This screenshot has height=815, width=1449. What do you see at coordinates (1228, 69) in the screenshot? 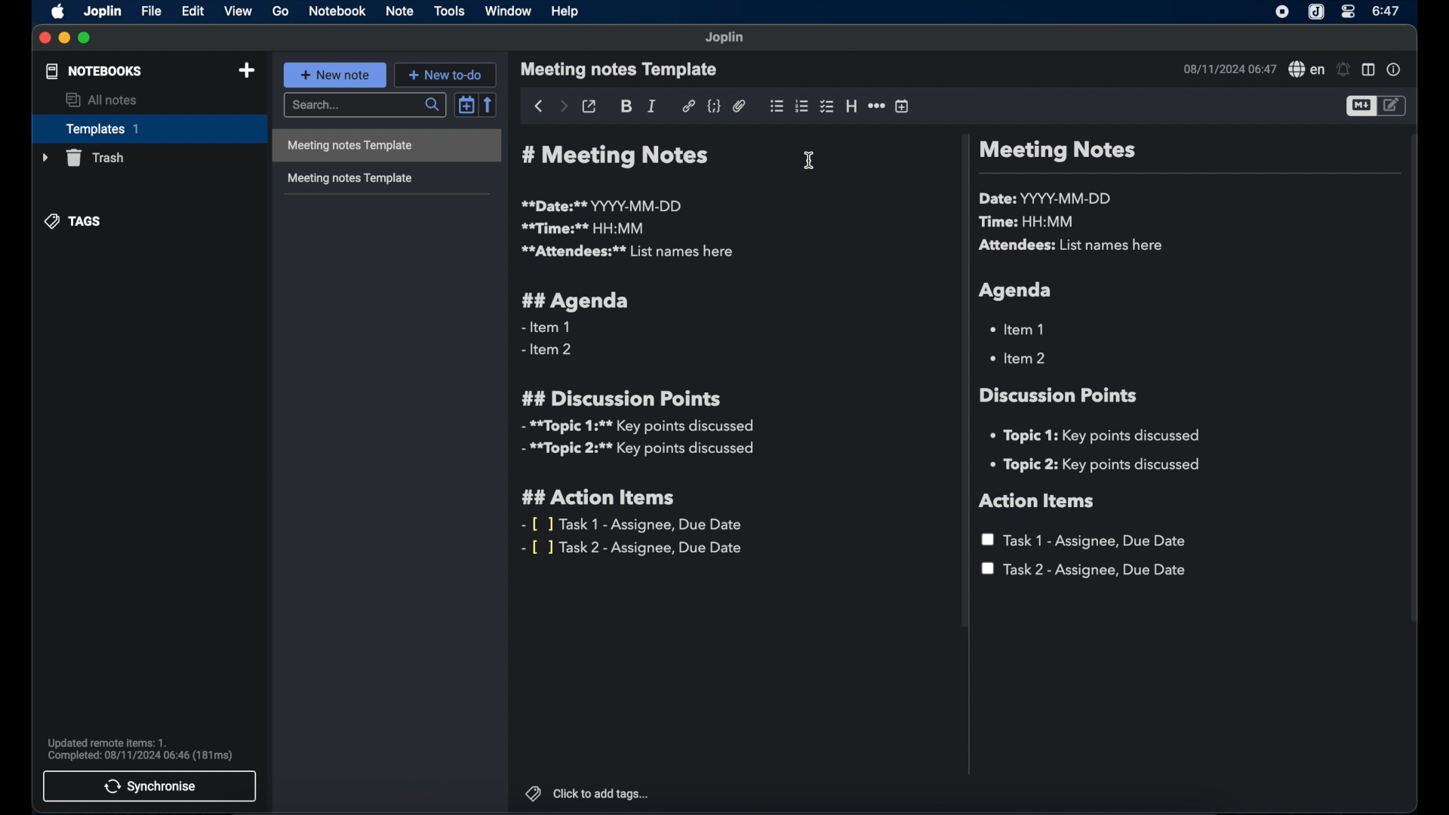
I see `08/11/2024 06:47` at bounding box center [1228, 69].